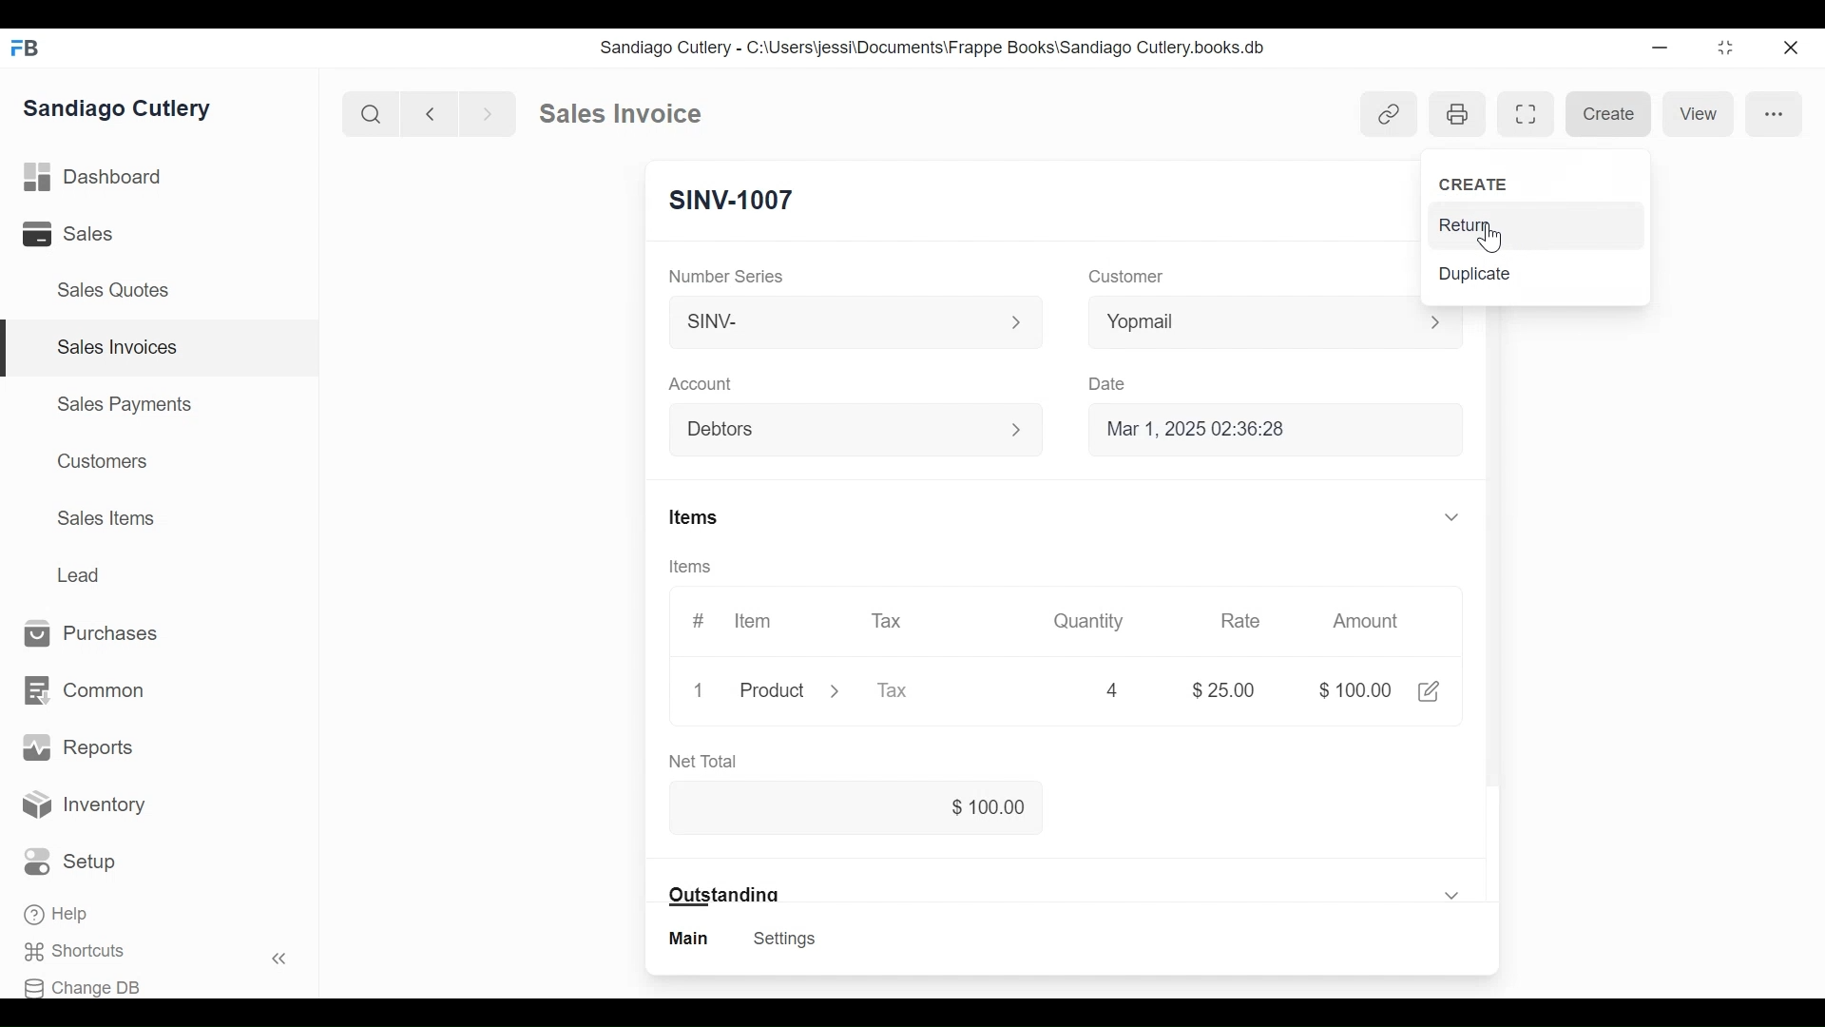 Image resolution: width=1825 pixels, height=1027 pixels. What do you see at coordinates (72, 951) in the screenshot?
I see `Shortcuts` at bounding box center [72, 951].